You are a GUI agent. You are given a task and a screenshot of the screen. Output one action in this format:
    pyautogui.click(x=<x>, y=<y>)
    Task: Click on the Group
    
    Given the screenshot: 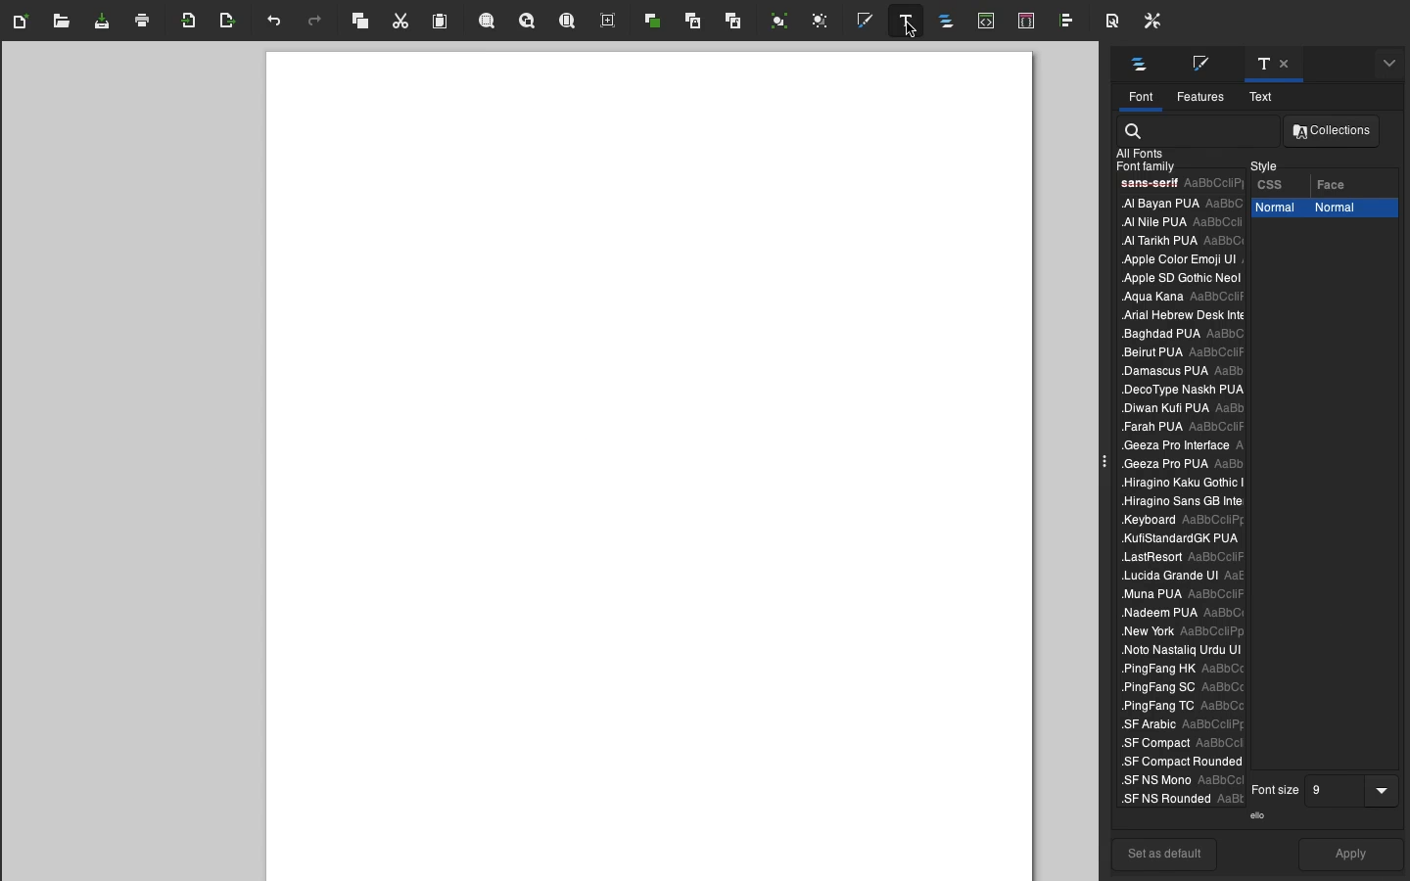 What is the action you would take?
    pyautogui.click(x=779, y=21)
    